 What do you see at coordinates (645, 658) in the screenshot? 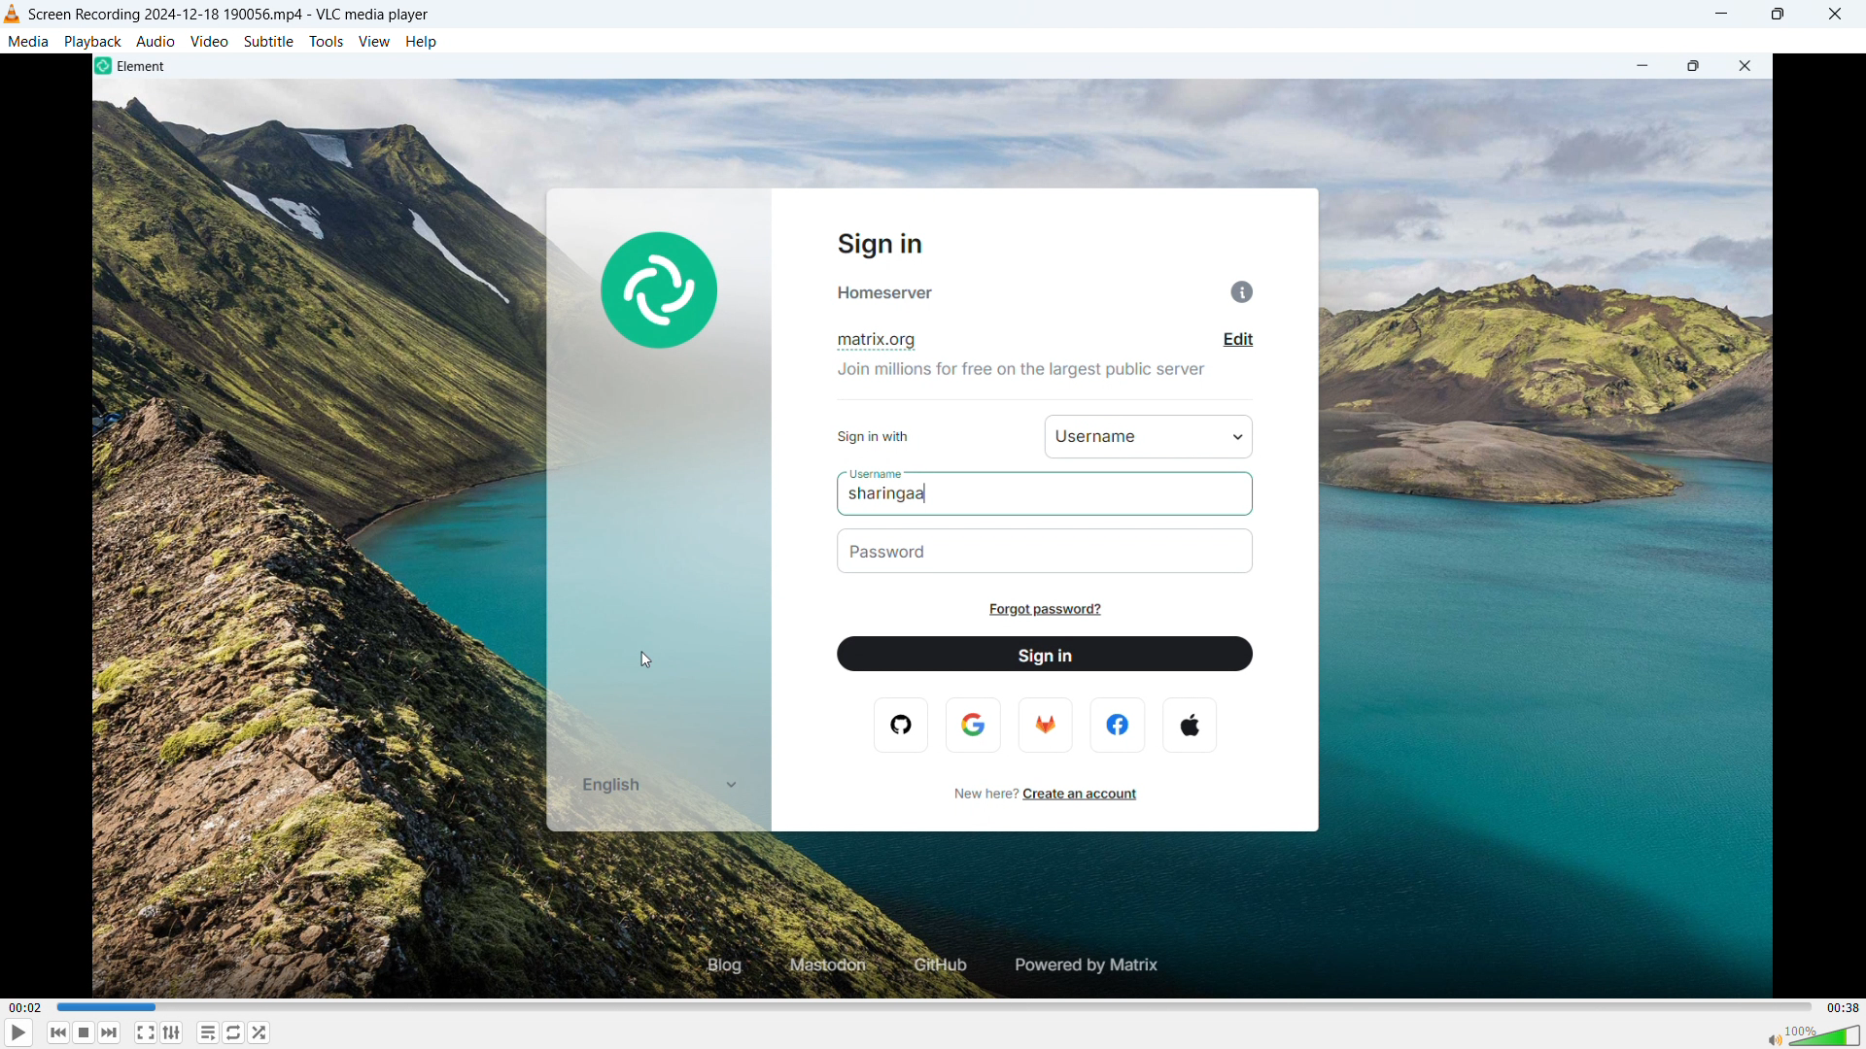
I see `cursor` at bounding box center [645, 658].